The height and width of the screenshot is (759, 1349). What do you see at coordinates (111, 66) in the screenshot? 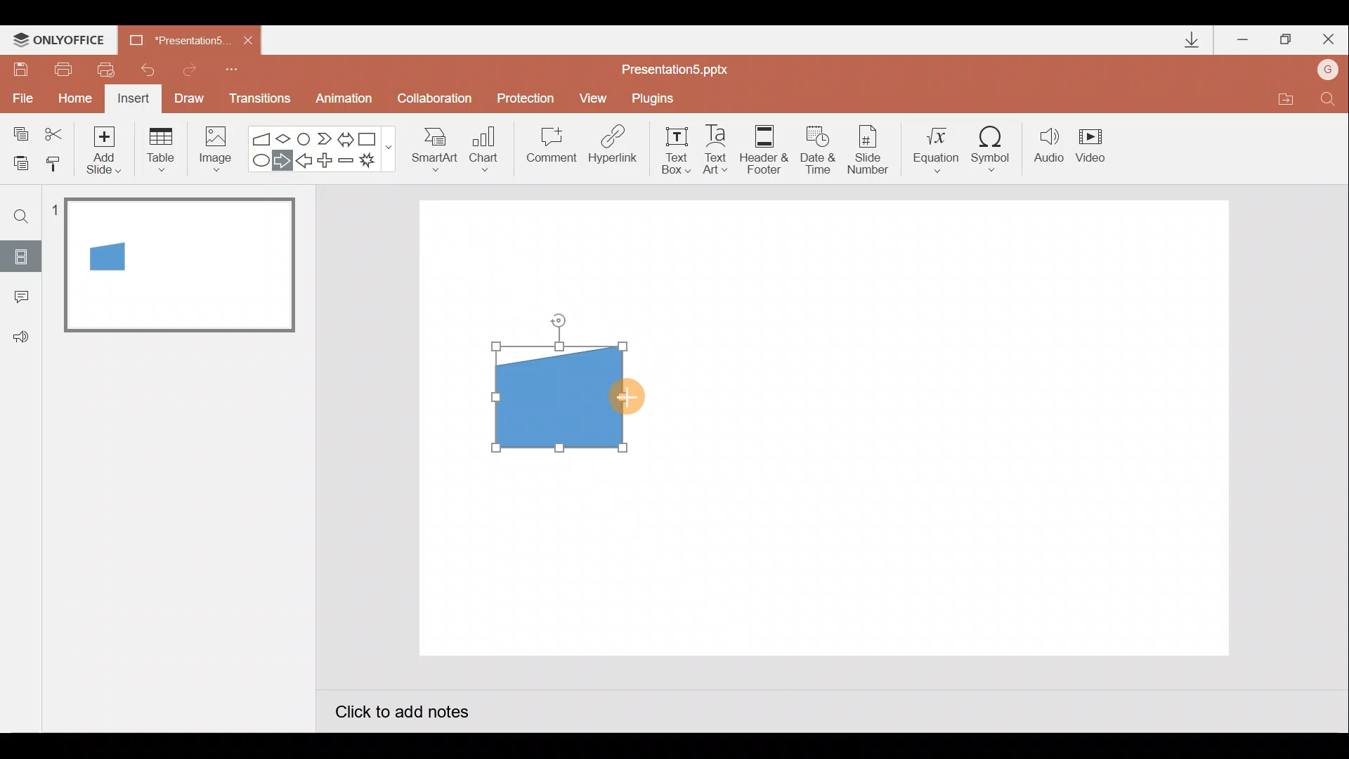
I see `Quick print` at bounding box center [111, 66].